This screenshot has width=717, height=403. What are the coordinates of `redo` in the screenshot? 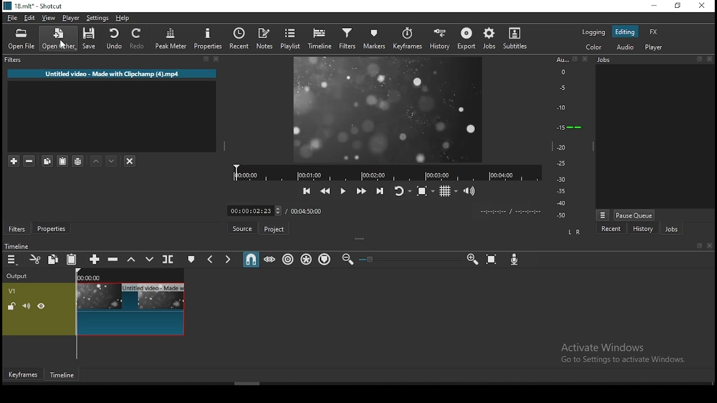 It's located at (138, 39).